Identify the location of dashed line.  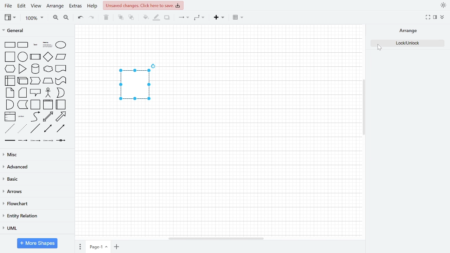
(8, 129).